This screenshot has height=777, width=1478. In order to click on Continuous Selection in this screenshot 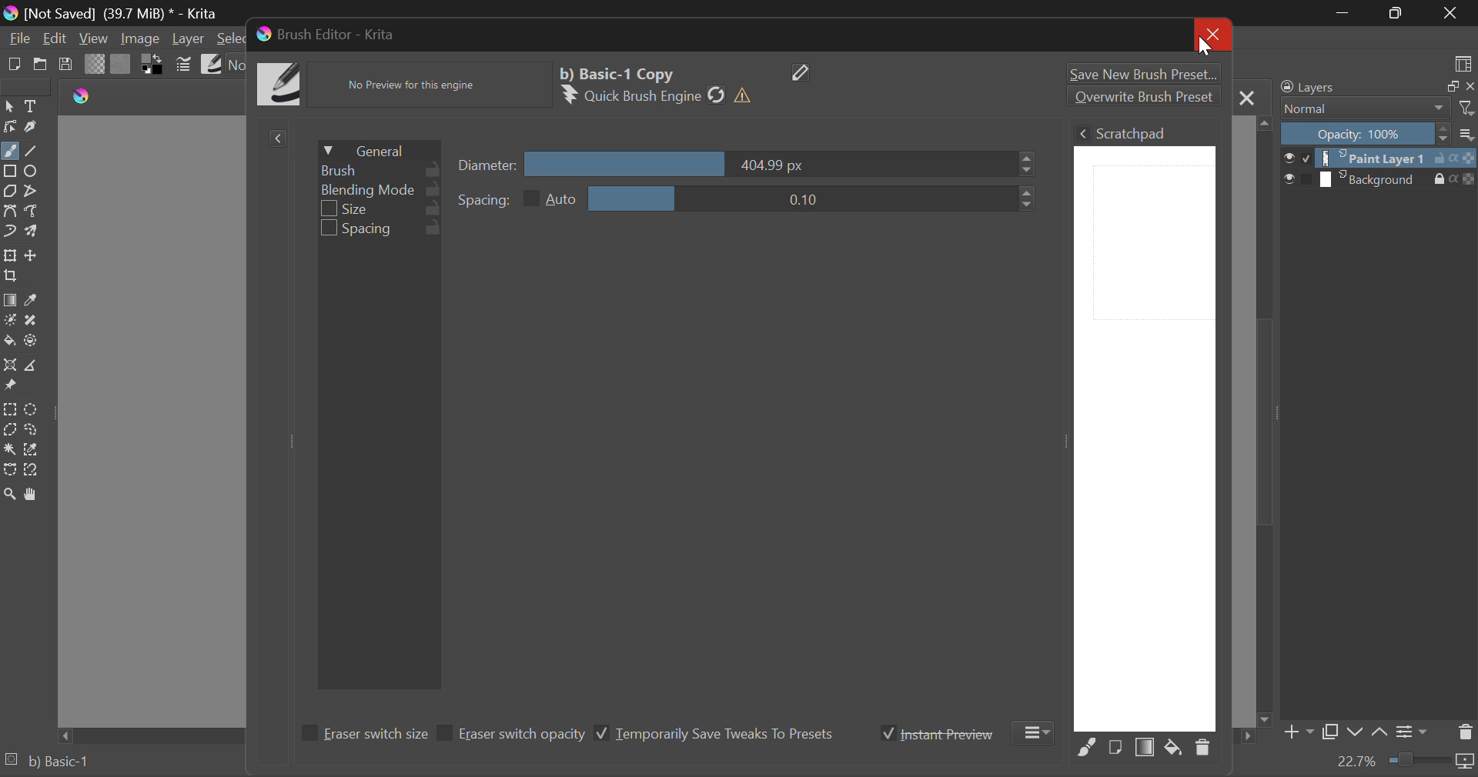, I will do `click(9, 450)`.